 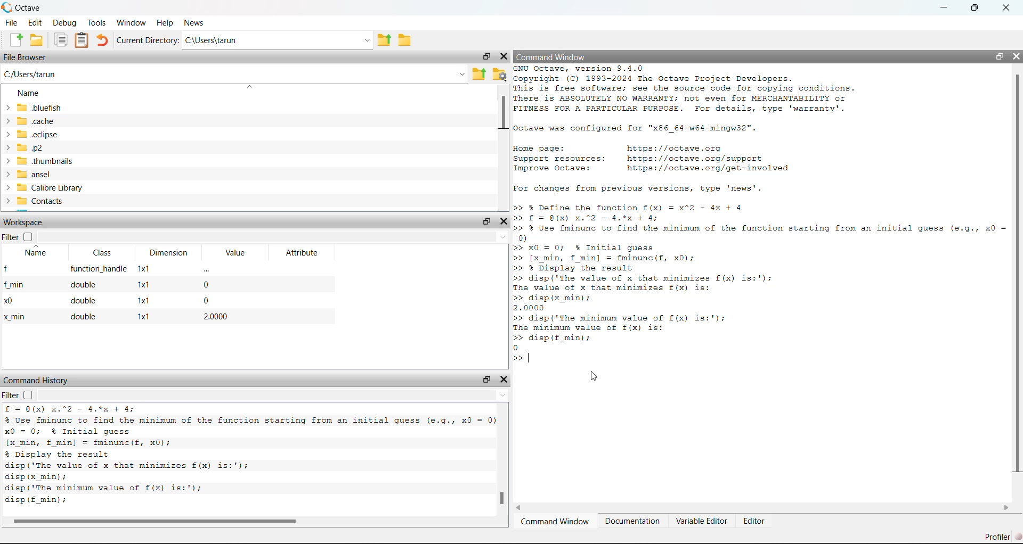 What do you see at coordinates (1000, 56) in the screenshot?
I see `Maximize/ Restore` at bounding box center [1000, 56].